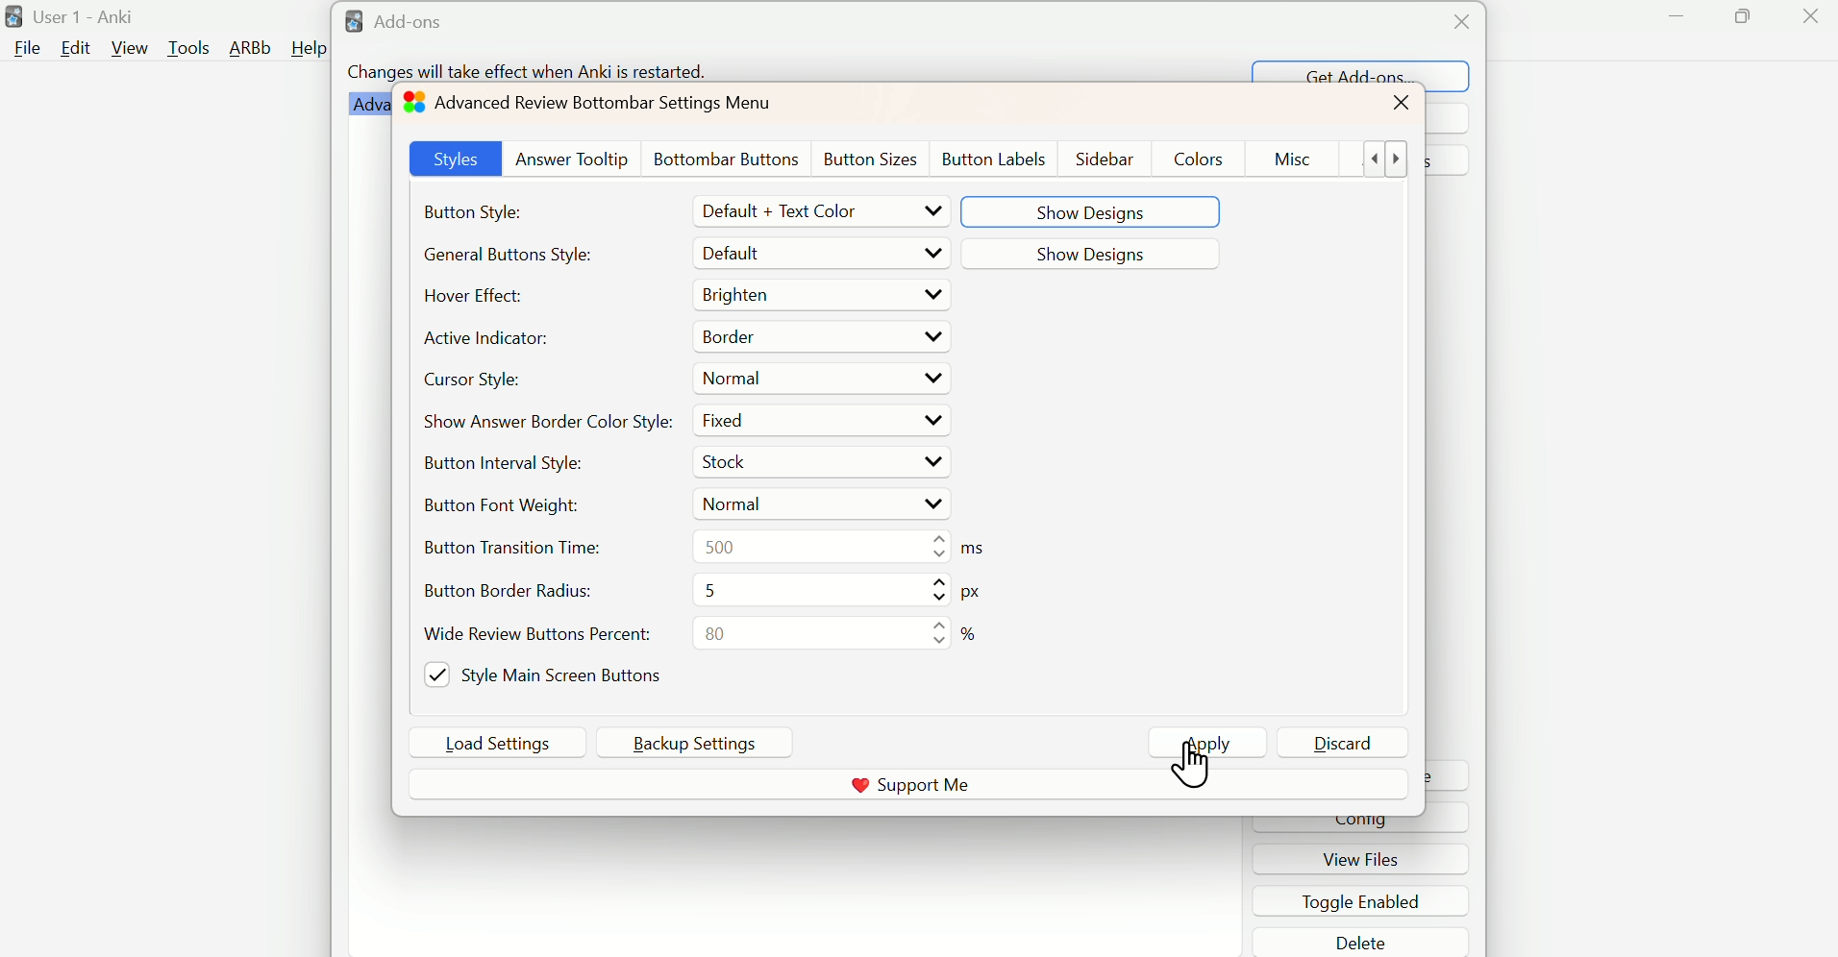 This screenshot has height=957, width=1838. Describe the element at coordinates (1191, 161) in the screenshot. I see `Colors` at that location.